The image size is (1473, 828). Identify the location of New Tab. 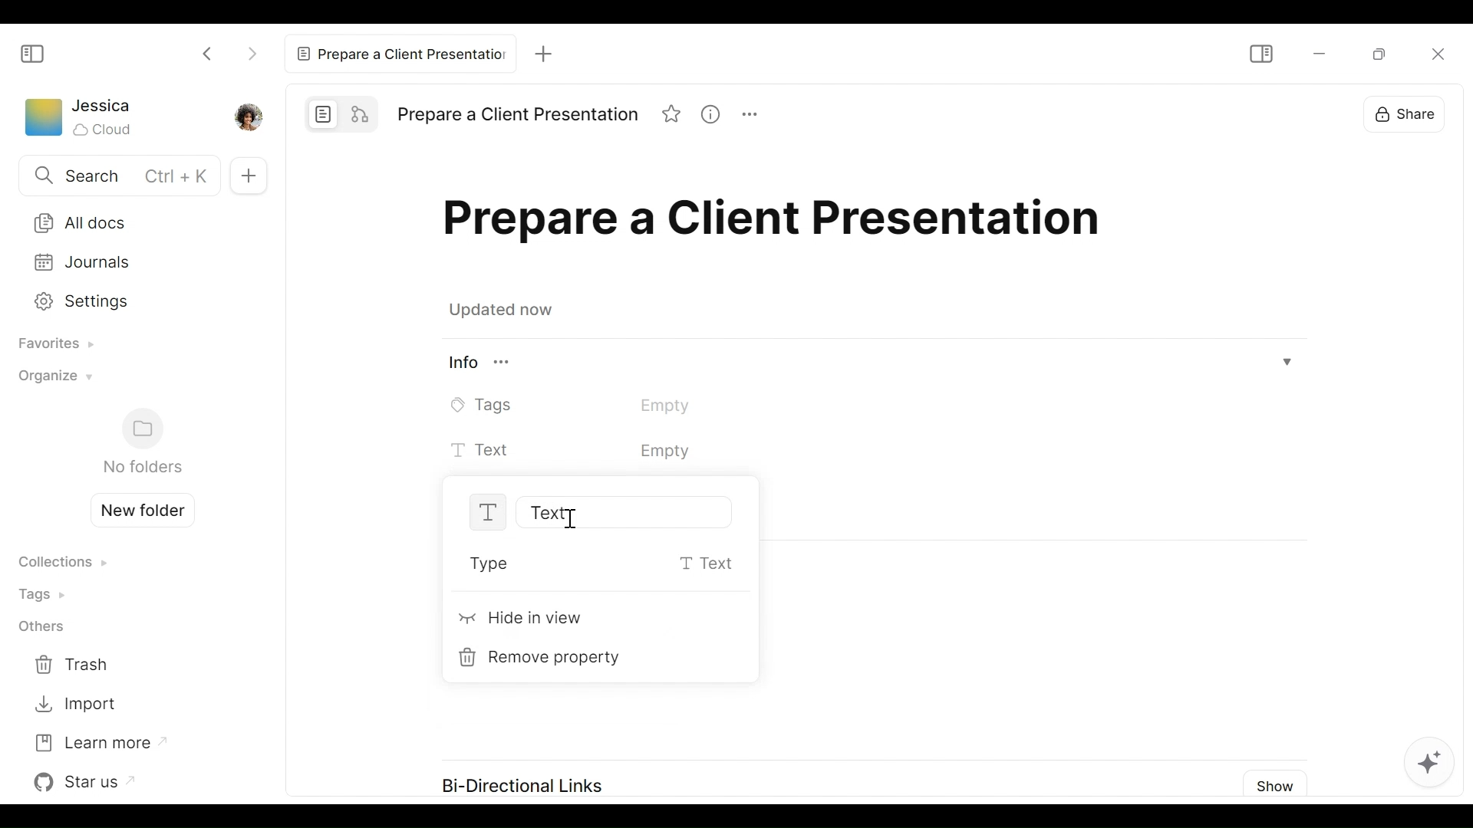
(547, 53).